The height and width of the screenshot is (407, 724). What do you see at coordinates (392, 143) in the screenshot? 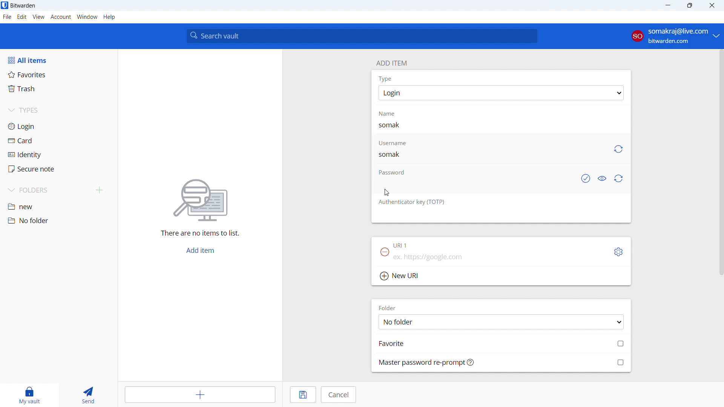
I see `Username` at bounding box center [392, 143].